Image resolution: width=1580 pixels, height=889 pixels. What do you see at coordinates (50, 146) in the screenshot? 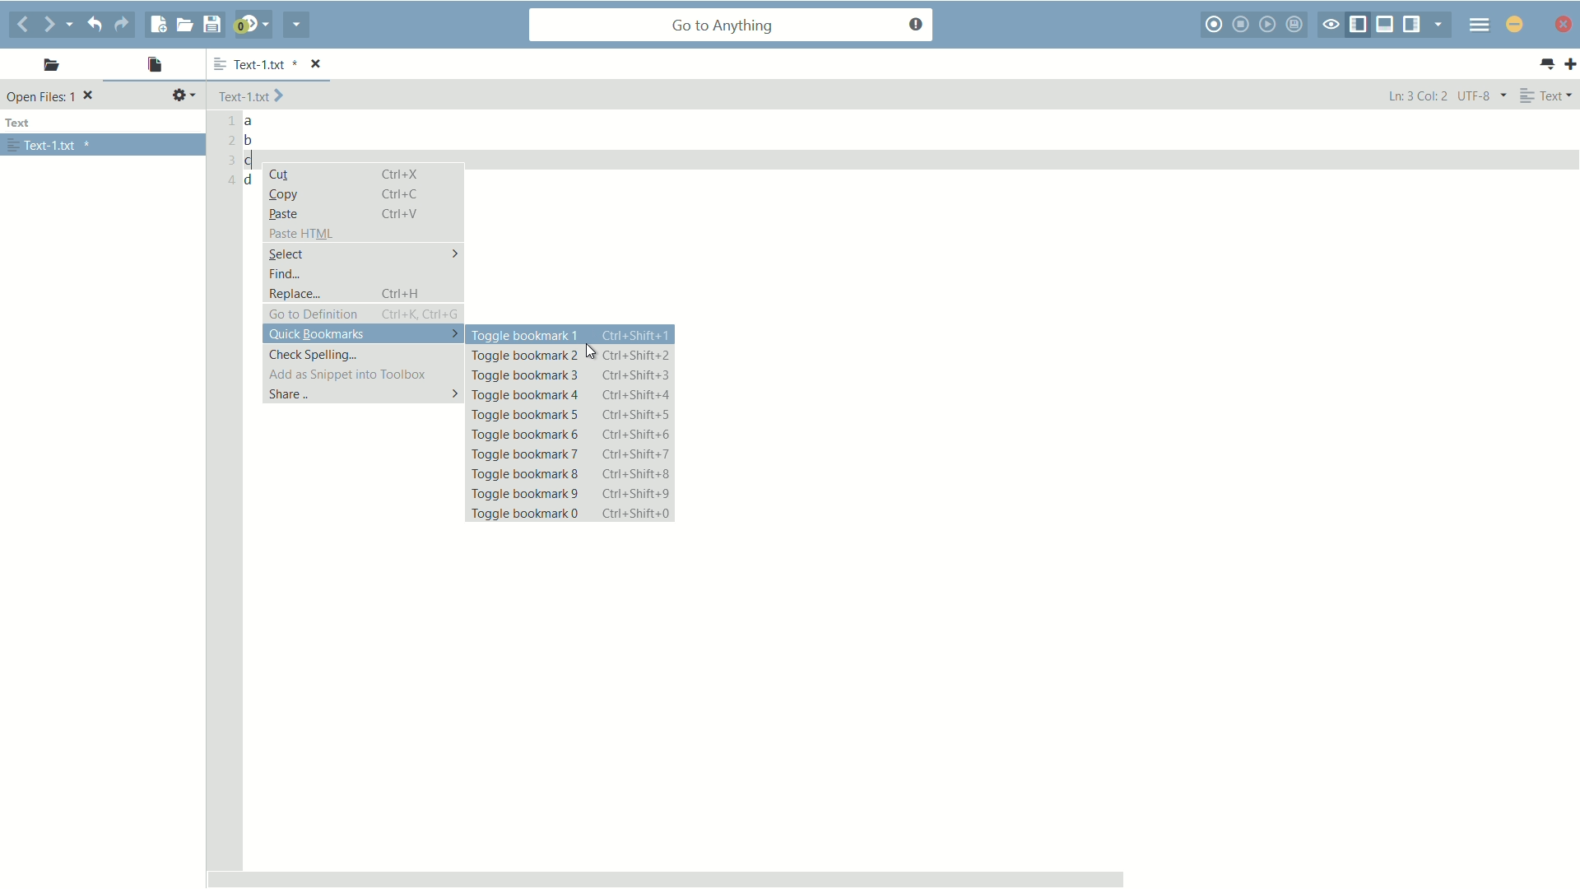
I see `Text-1.txt *` at bounding box center [50, 146].